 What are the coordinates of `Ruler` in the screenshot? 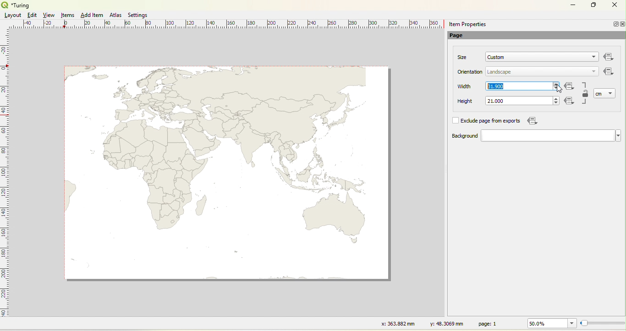 It's located at (230, 25).